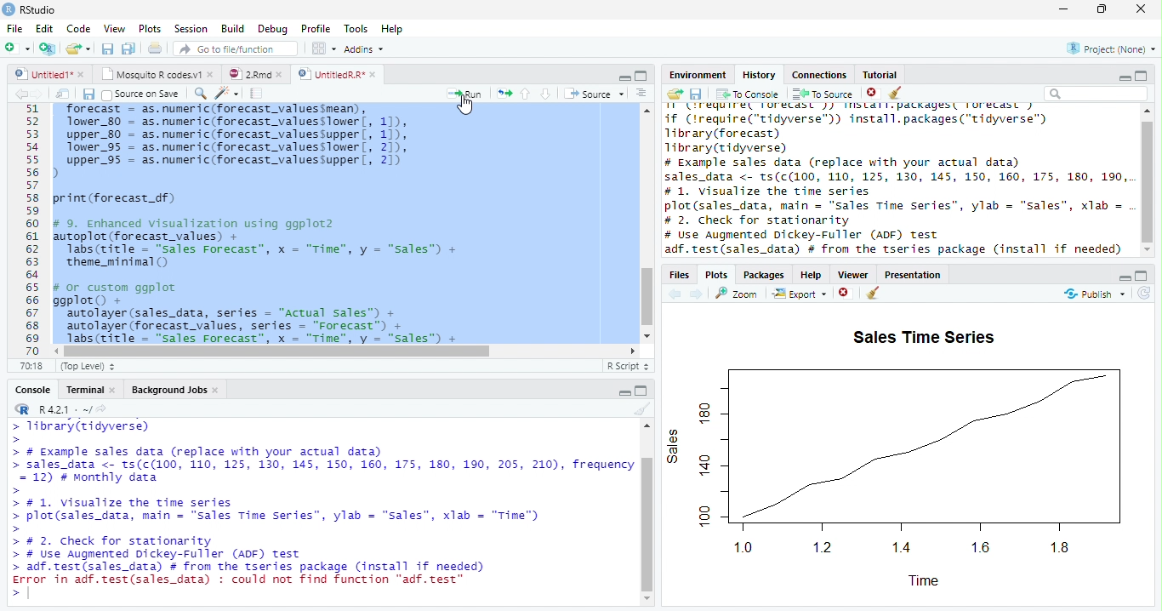 The height and width of the screenshot is (611, 1162). What do you see at coordinates (1065, 9) in the screenshot?
I see `Minimize` at bounding box center [1065, 9].